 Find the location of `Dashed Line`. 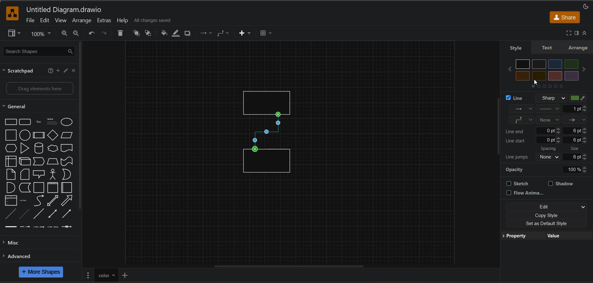

Dashed Line is located at coordinates (9, 214).